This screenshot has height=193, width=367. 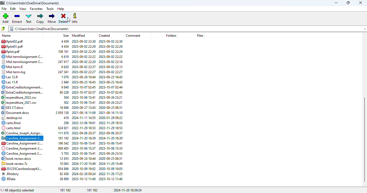 What do you see at coordinates (84, 102) in the screenshot?
I see `2023-10-06 15:41` at bounding box center [84, 102].